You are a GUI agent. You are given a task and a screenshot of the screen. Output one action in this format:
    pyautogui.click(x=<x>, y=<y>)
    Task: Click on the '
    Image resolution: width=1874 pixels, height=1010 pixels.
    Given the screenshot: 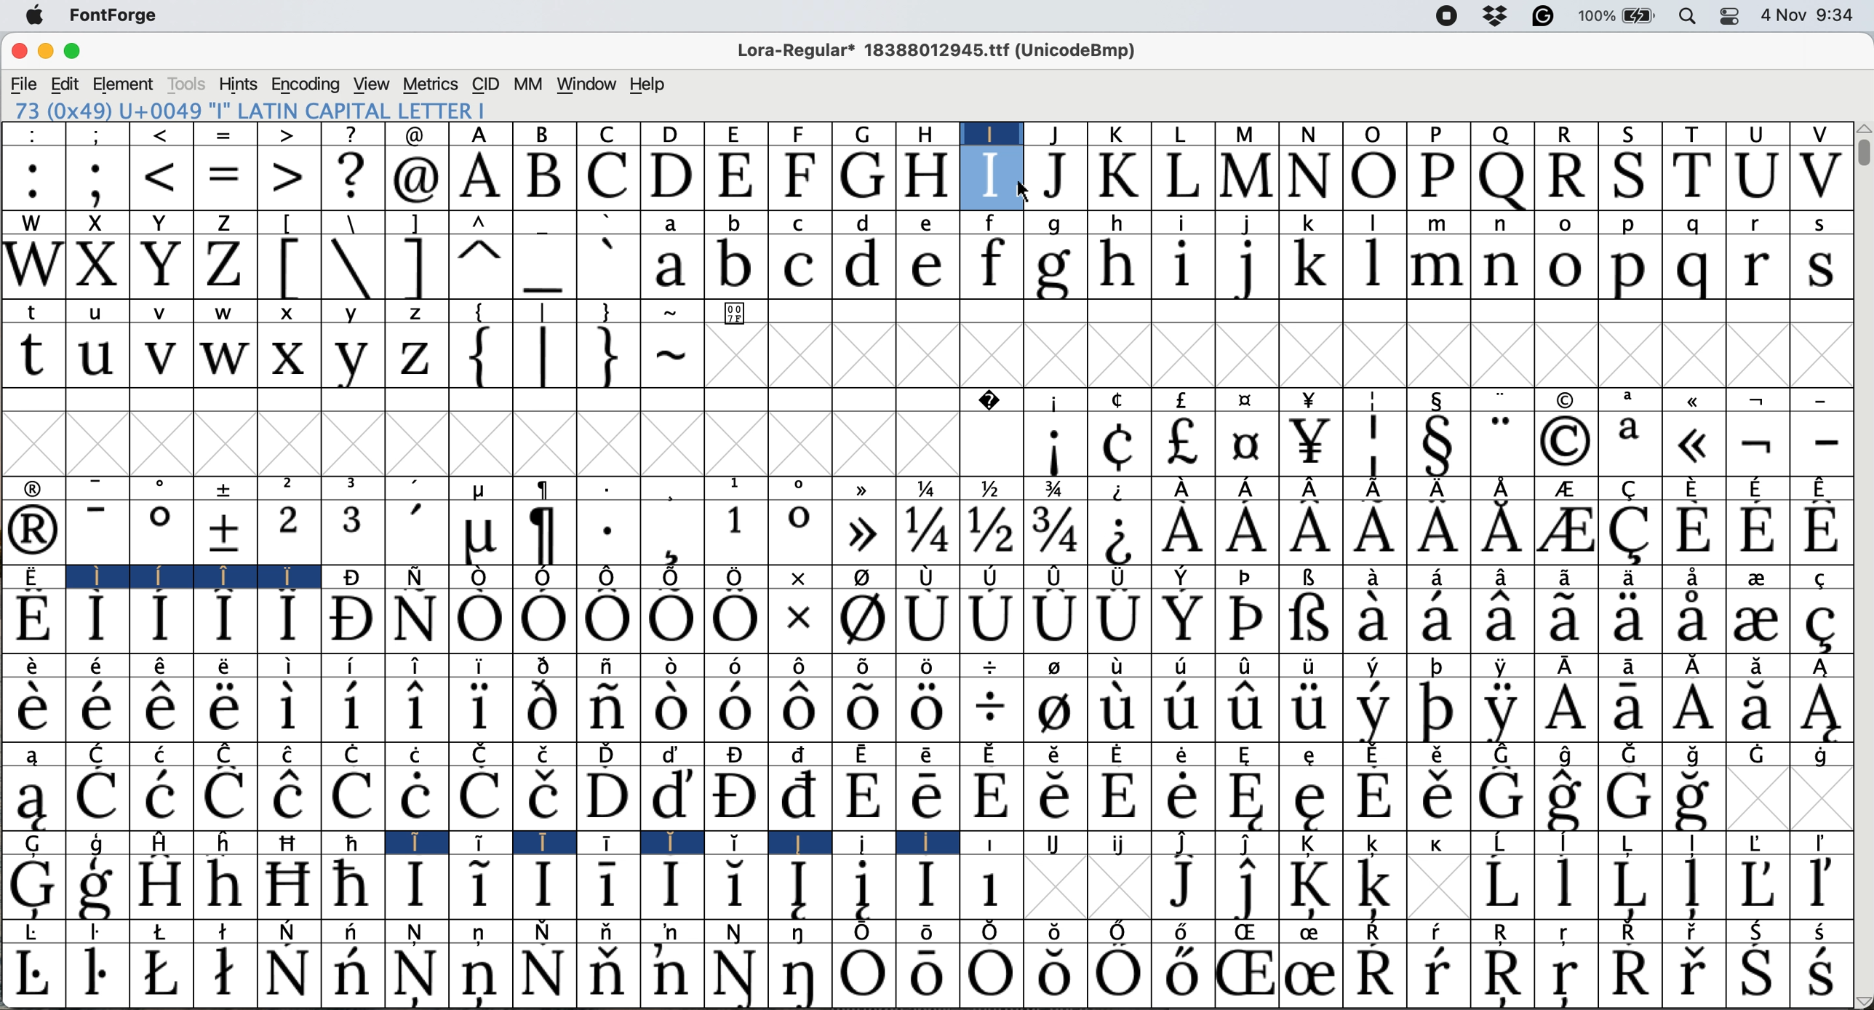 What is the action you would take?
    pyautogui.click(x=416, y=534)
    